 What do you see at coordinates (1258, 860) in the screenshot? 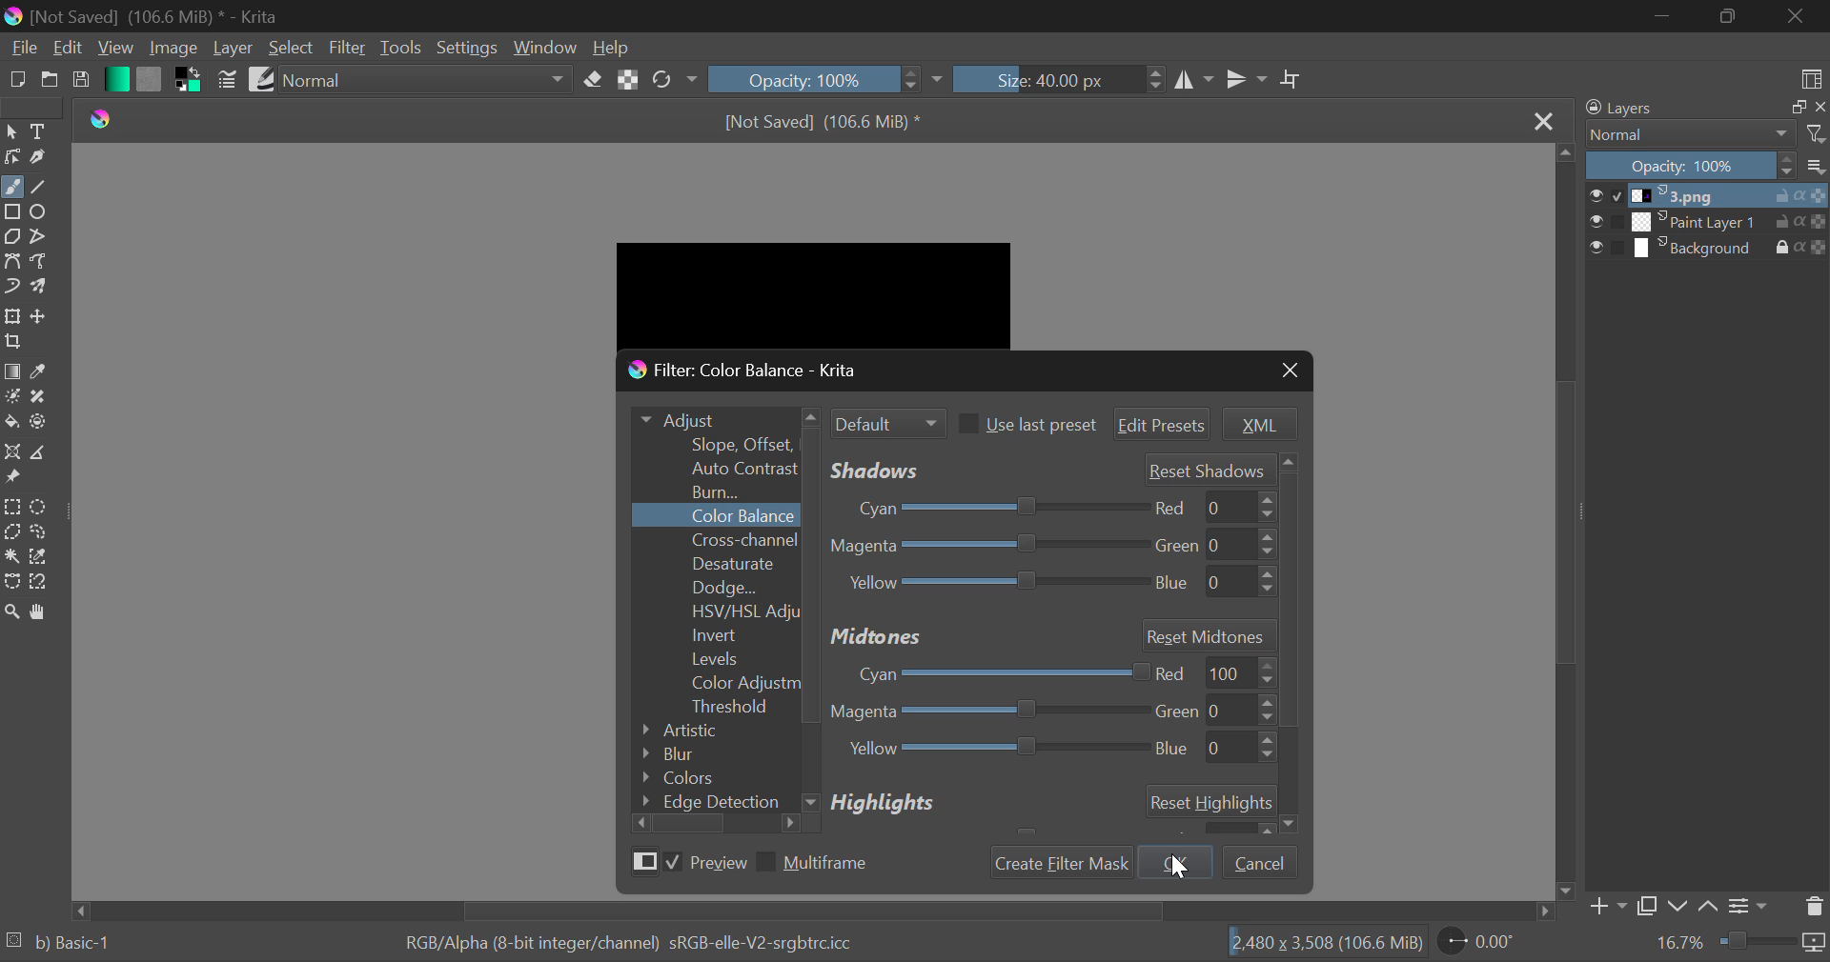
I see `Cancel` at bounding box center [1258, 860].